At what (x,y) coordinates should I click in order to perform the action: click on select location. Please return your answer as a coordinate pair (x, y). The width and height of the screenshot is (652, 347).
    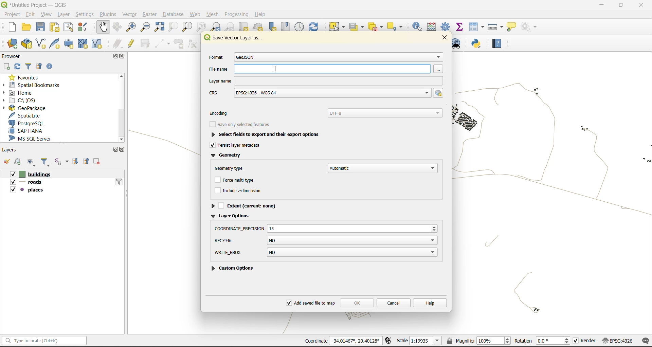
    Looking at the image, I should click on (397, 27).